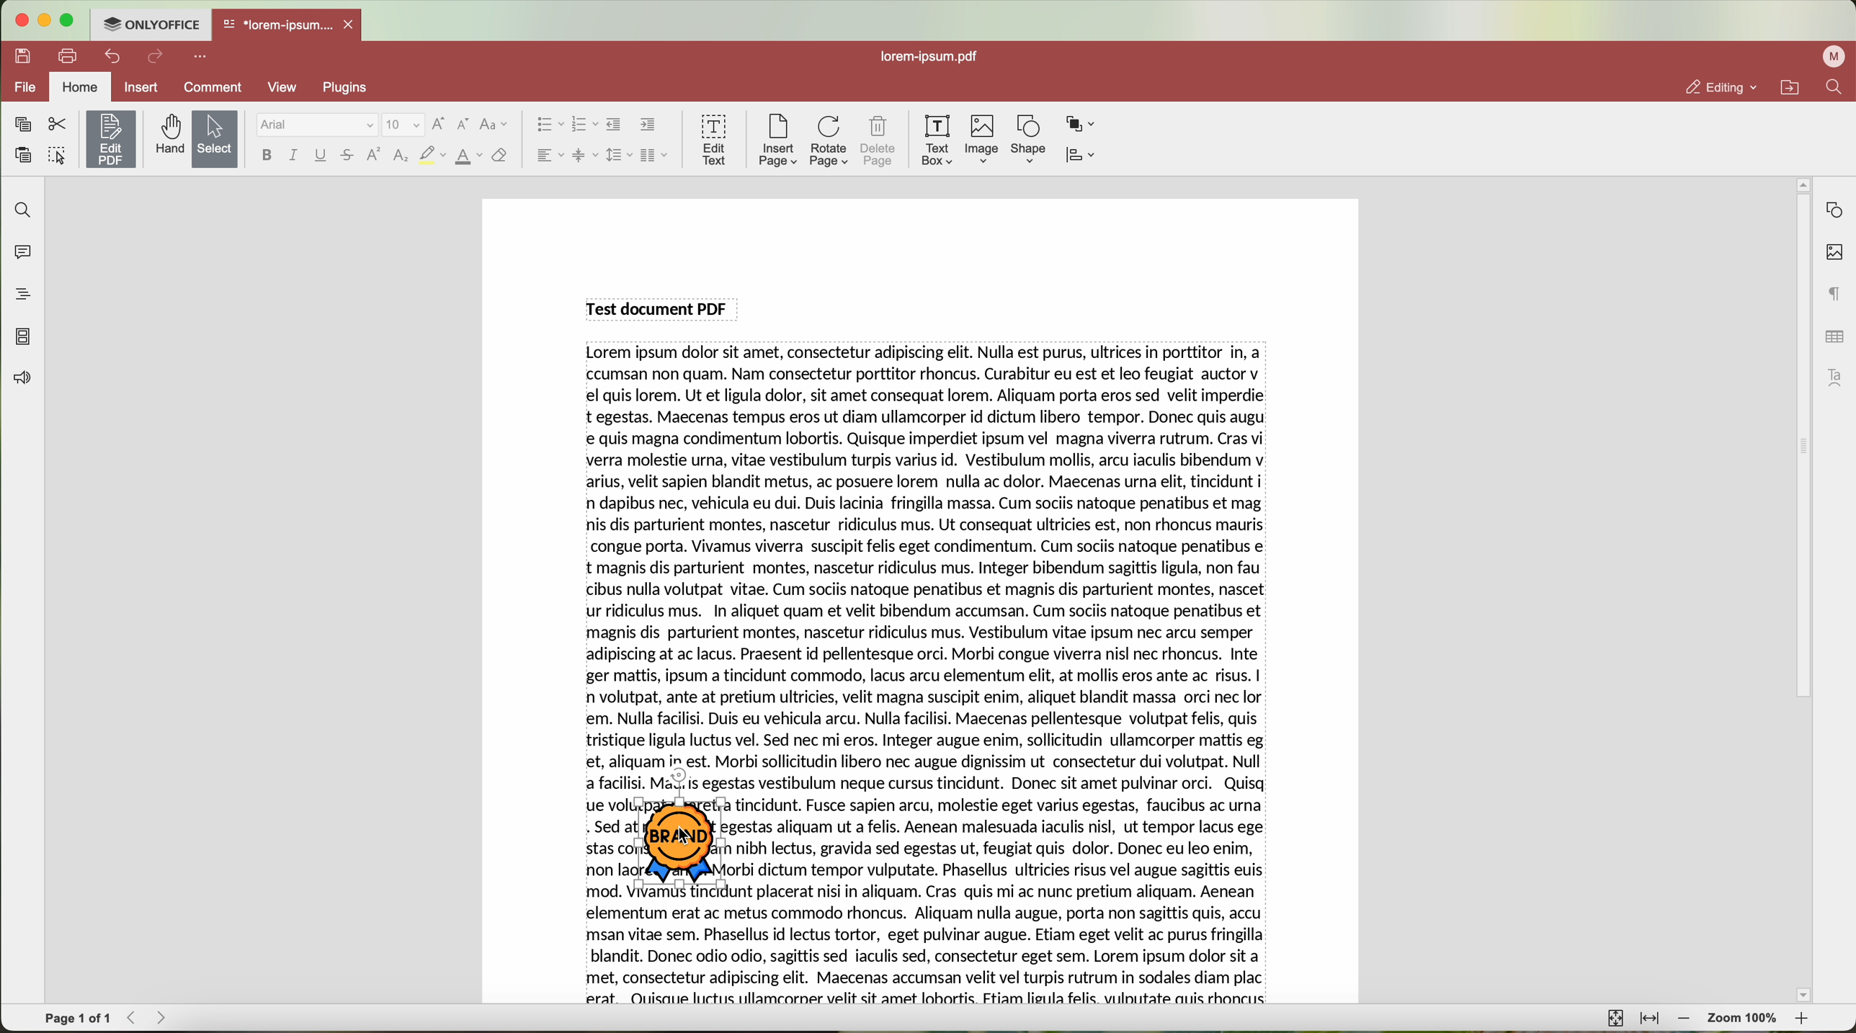 The image size is (1856, 1033). I want to click on decrease indent, so click(614, 125).